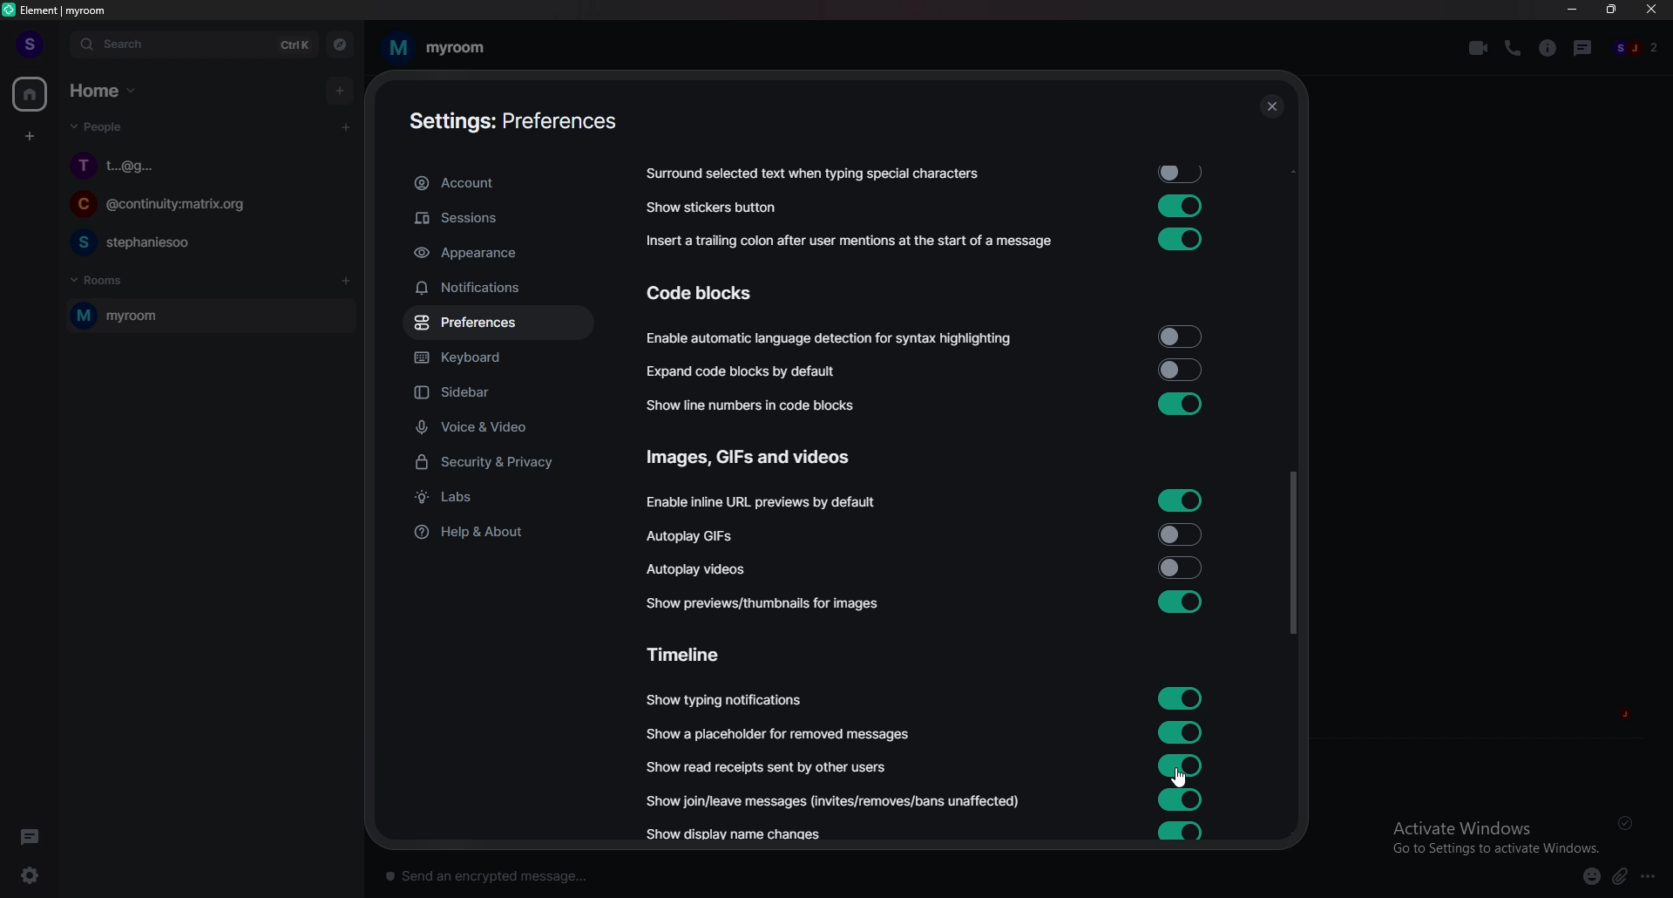 This screenshot has width=1673, height=898. What do you see at coordinates (101, 278) in the screenshot?
I see `Rooms` at bounding box center [101, 278].